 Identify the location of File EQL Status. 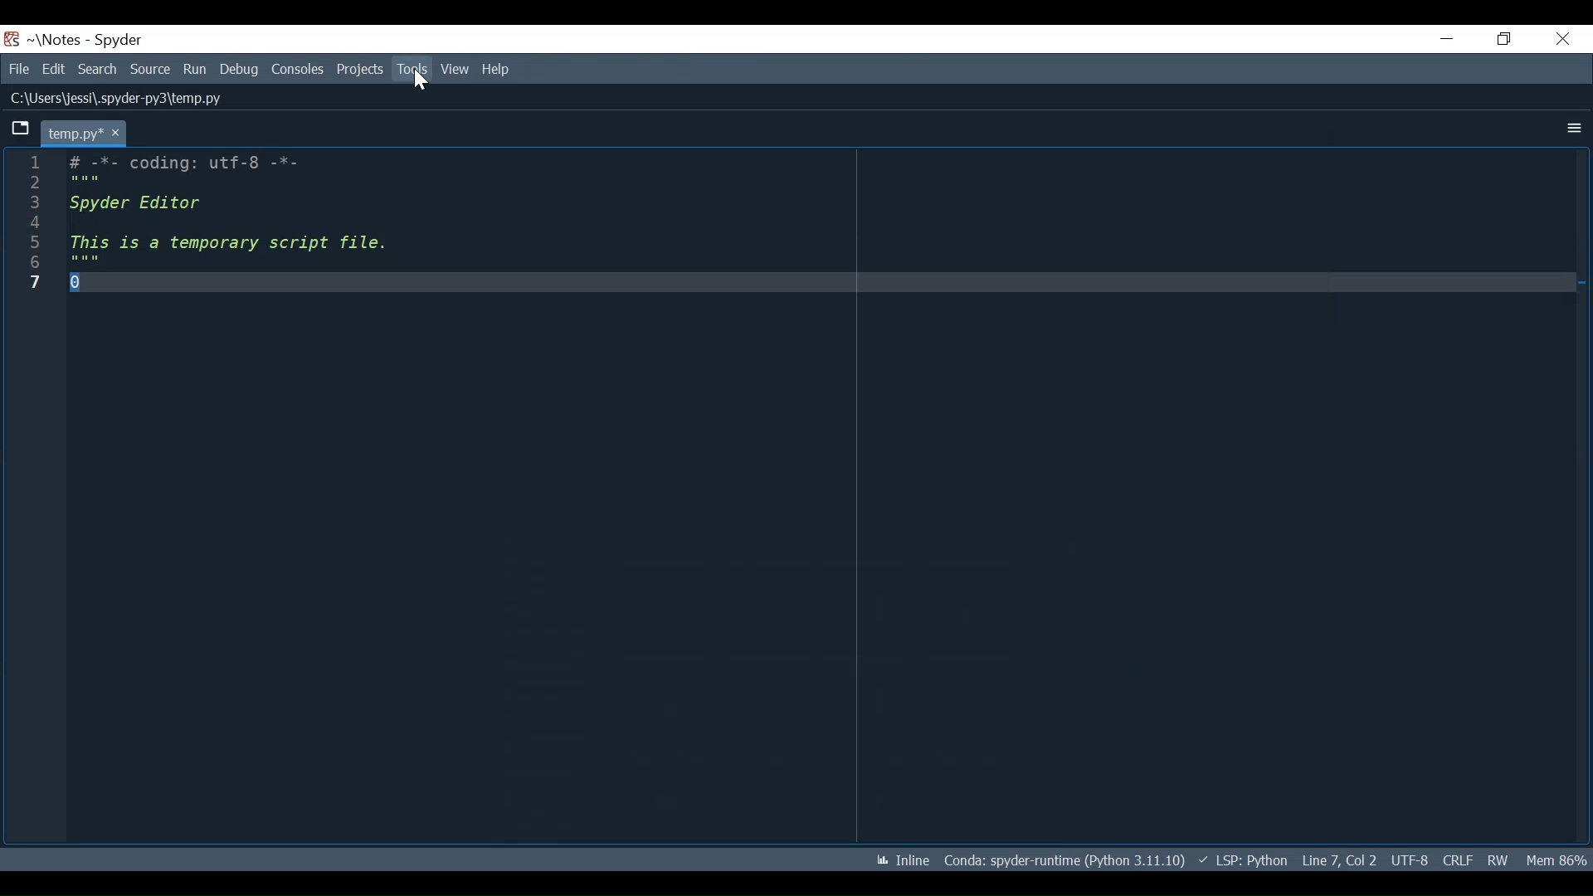
(1460, 858).